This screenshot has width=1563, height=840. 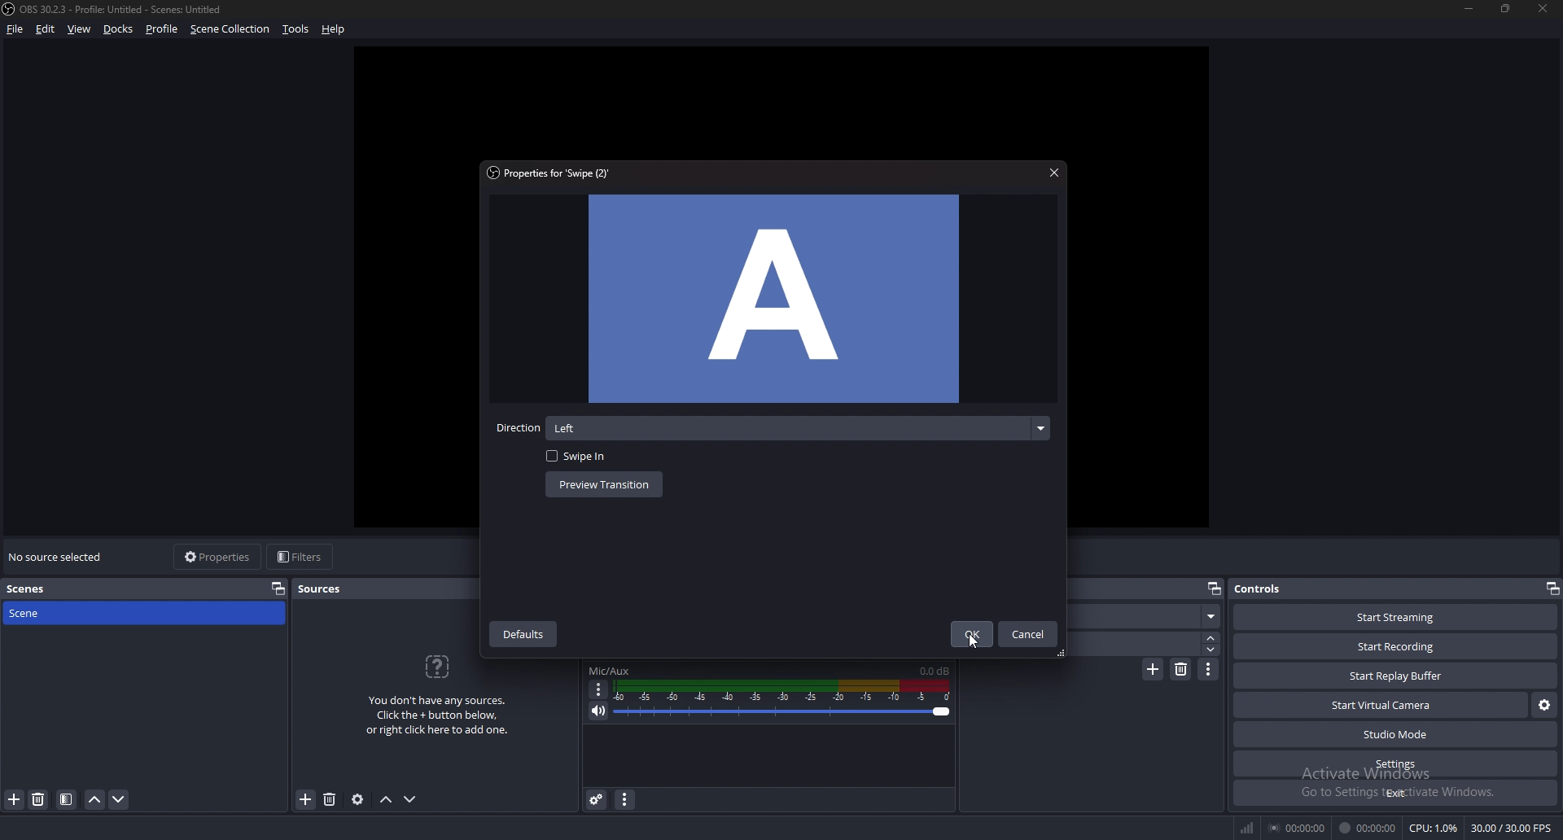 I want to click on move scene up, so click(x=94, y=799).